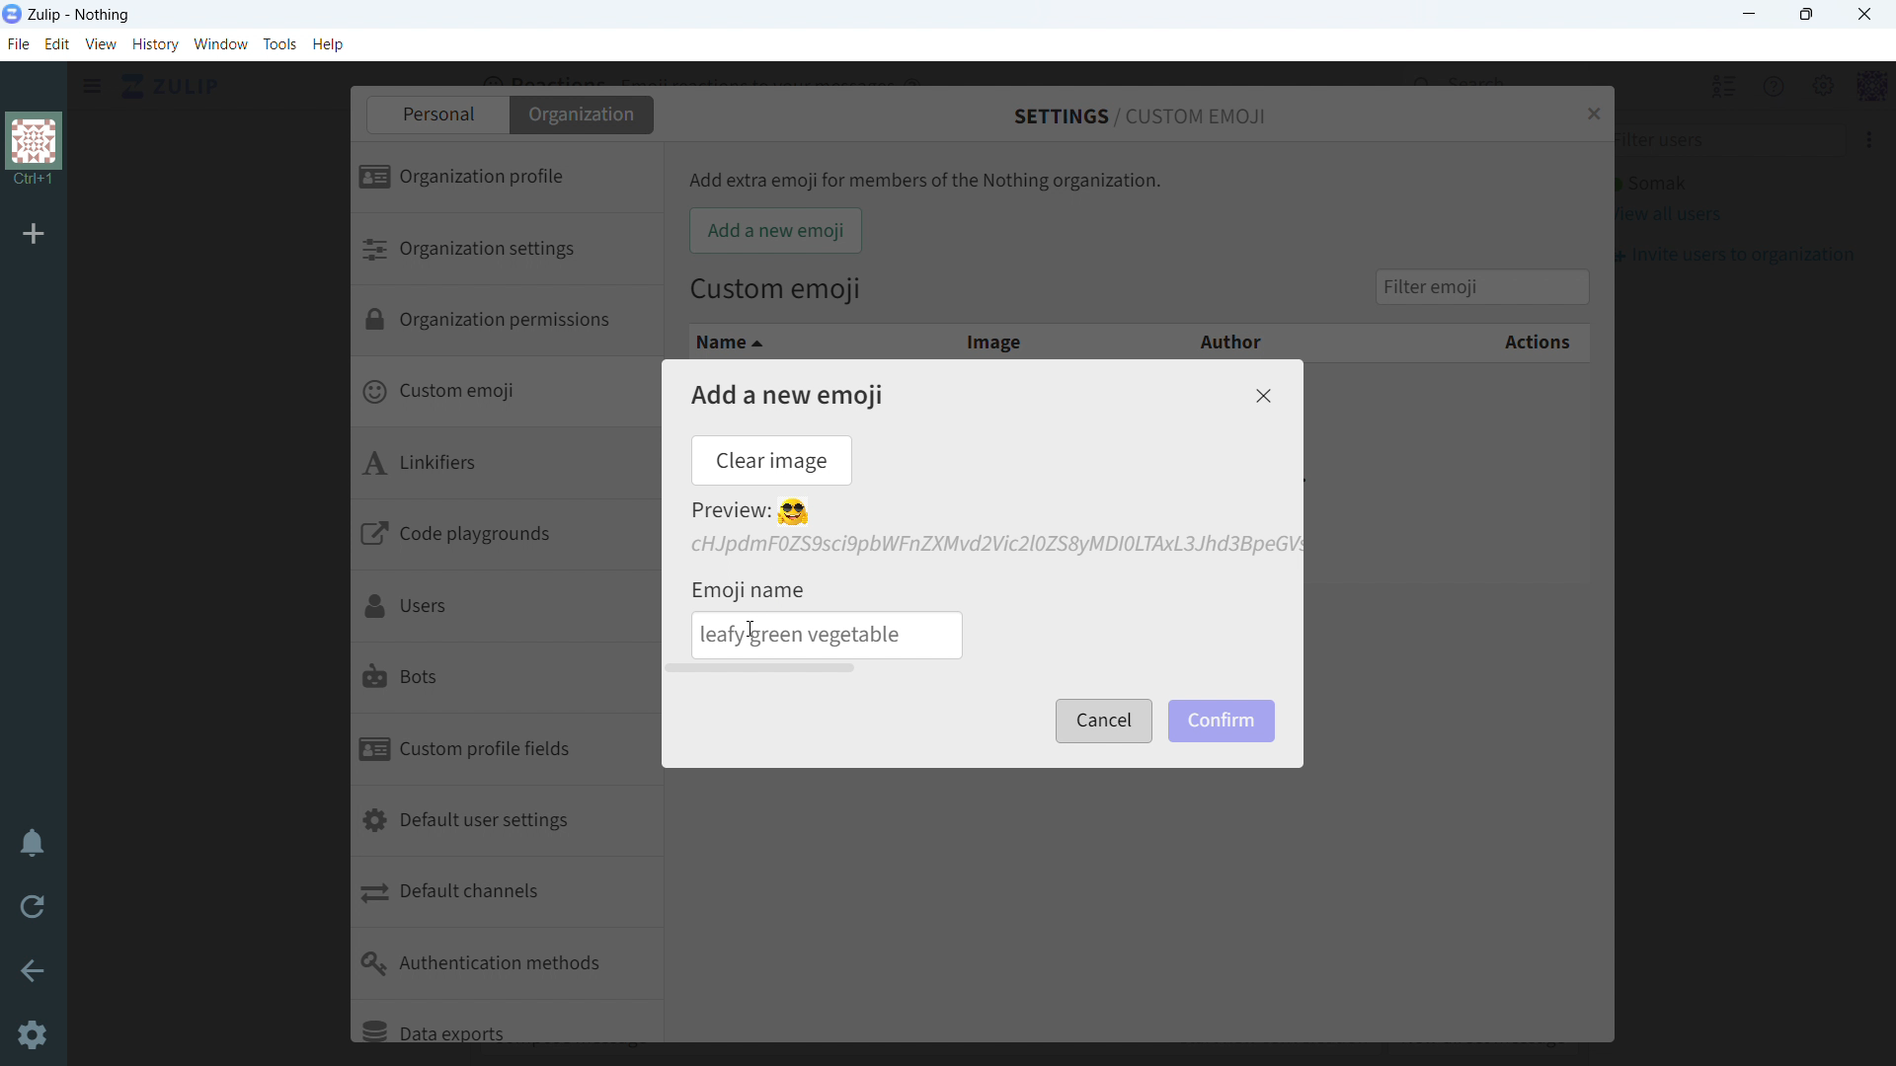  Describe the element at coordinates (30, 1035) in the screenshot. I see `settings` at that location.